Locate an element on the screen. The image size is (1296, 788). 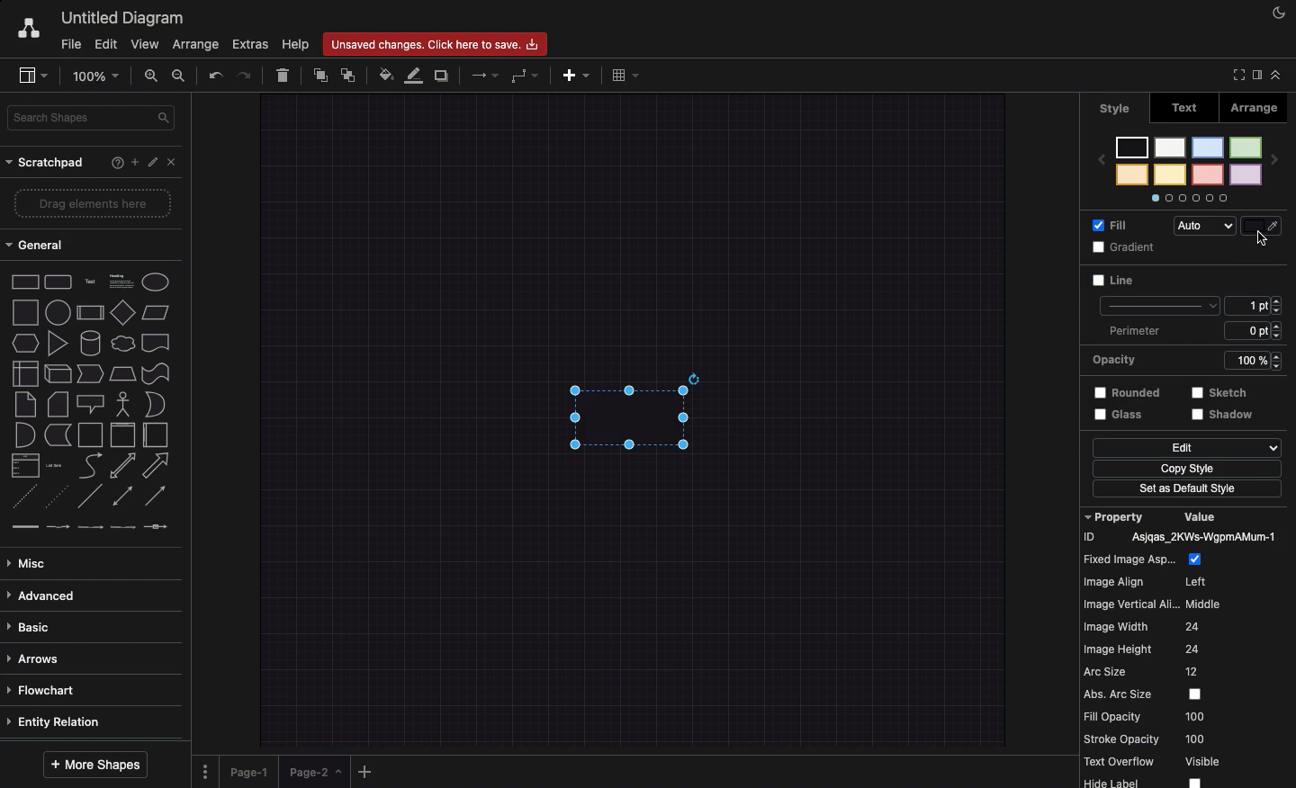
Undo is located at coordinates (214, 74).